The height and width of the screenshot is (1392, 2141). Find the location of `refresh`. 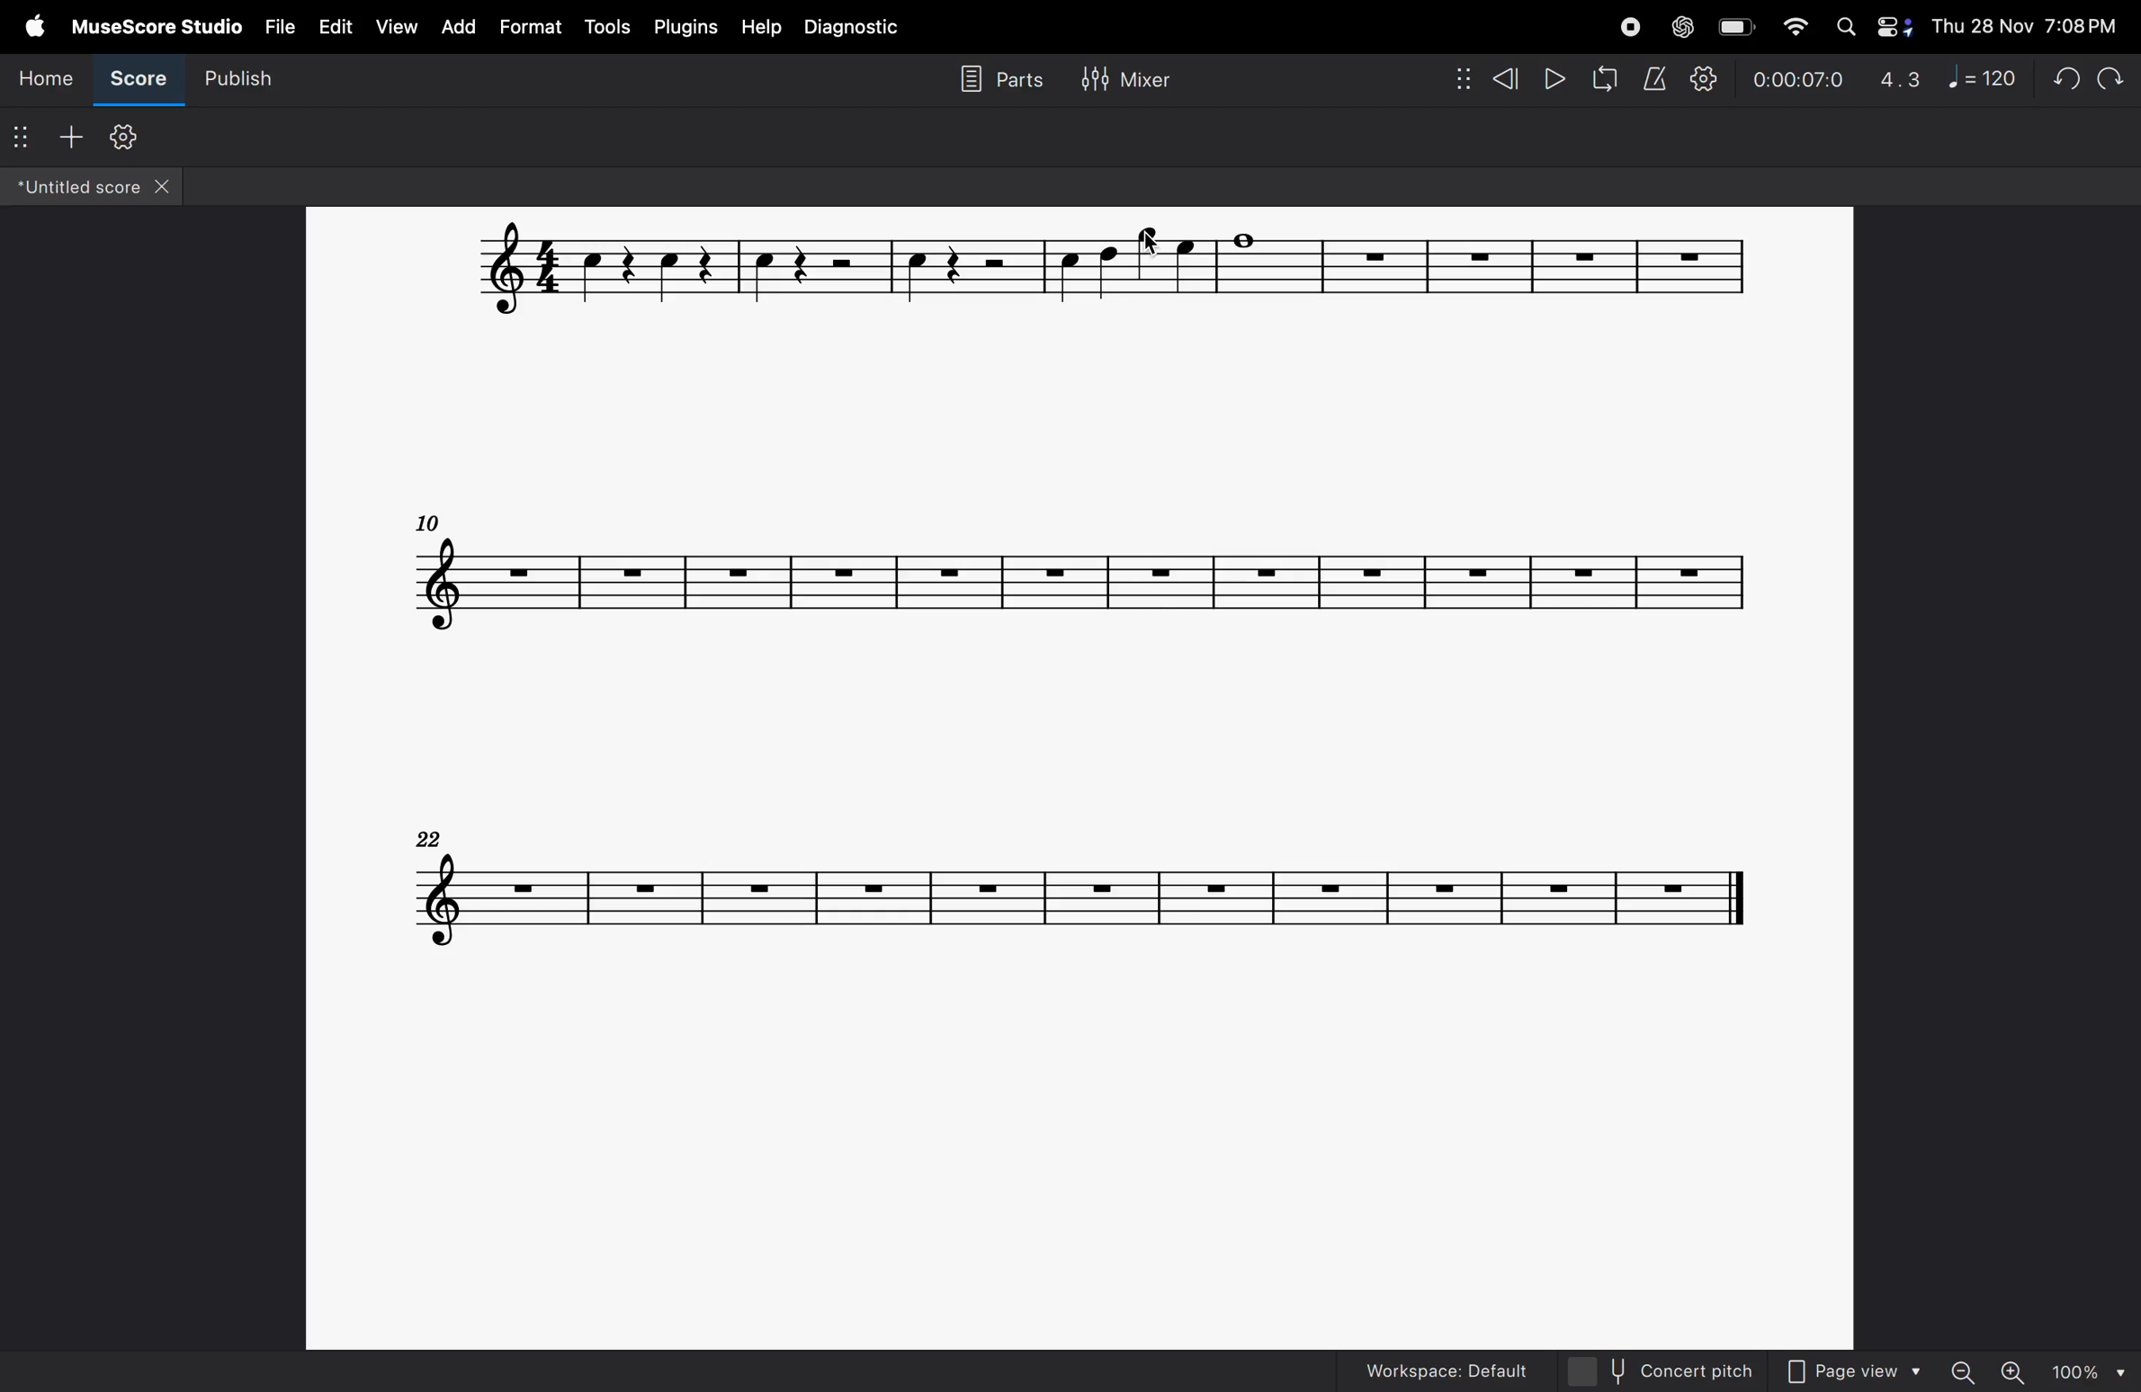

refresh is located at coordinates (1608, 81).